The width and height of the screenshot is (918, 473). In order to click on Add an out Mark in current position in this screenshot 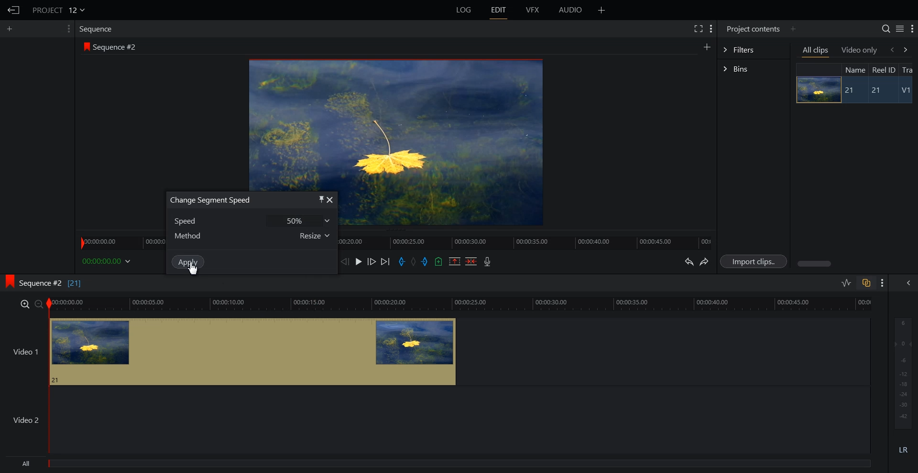, I will do `click(426, 261)`.